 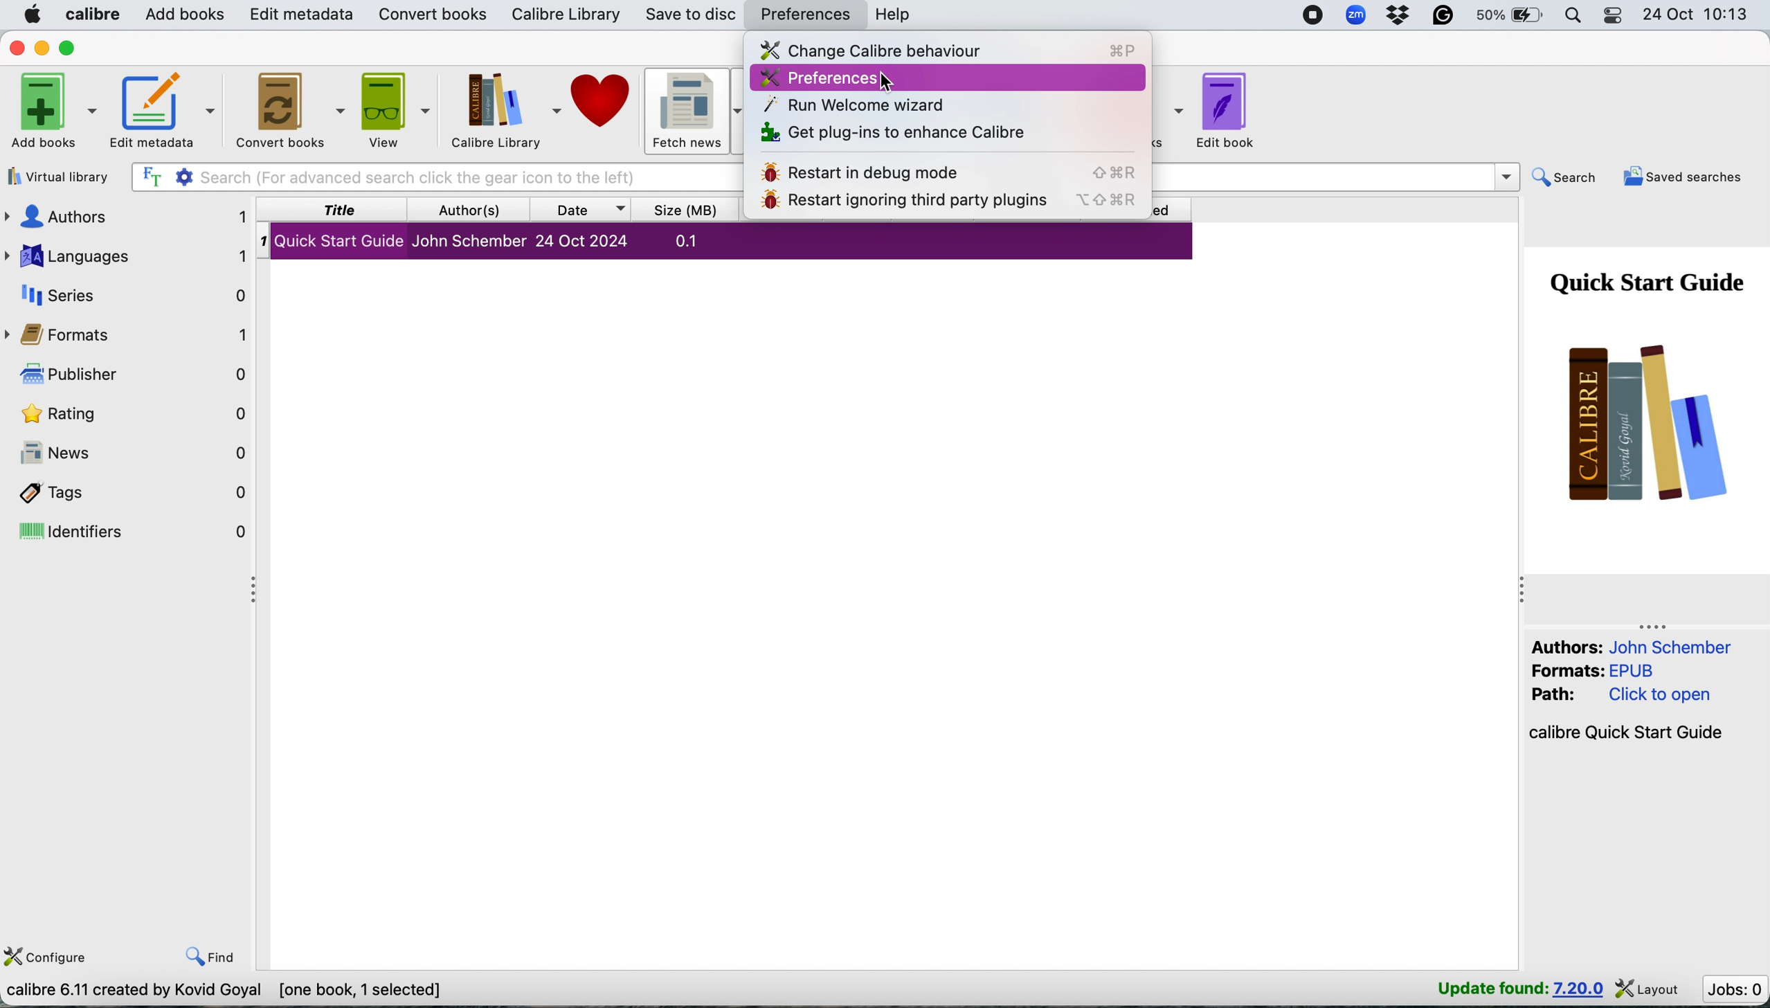 I want to click on dropbox, so click(x=1397, y=15).